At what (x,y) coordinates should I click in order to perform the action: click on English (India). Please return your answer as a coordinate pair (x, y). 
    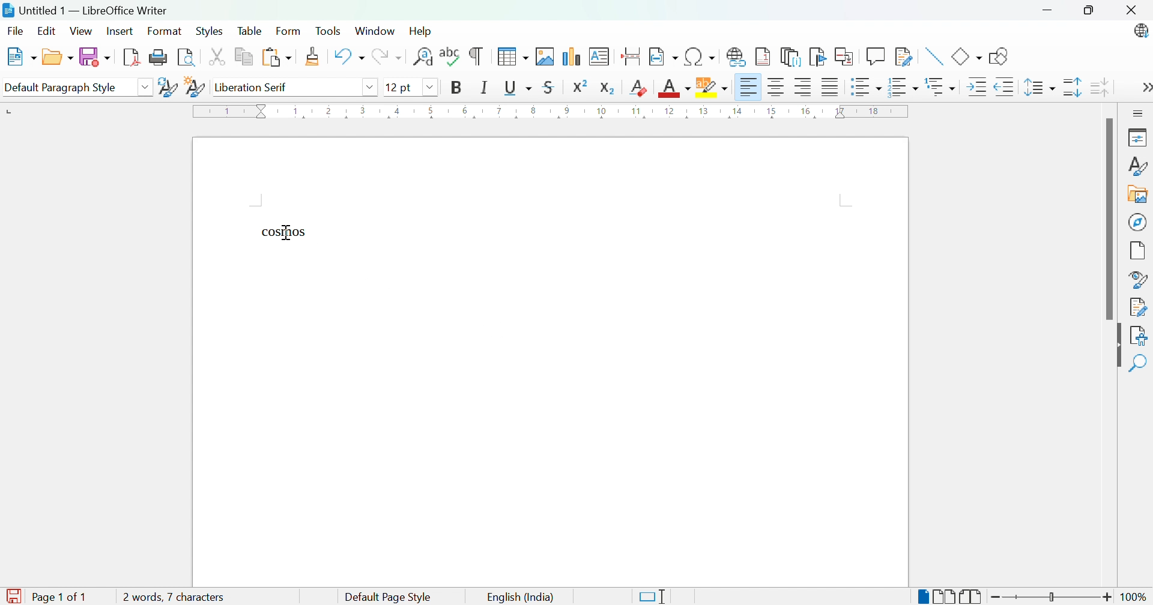
    Looking at the image, I should click on (519, 597).